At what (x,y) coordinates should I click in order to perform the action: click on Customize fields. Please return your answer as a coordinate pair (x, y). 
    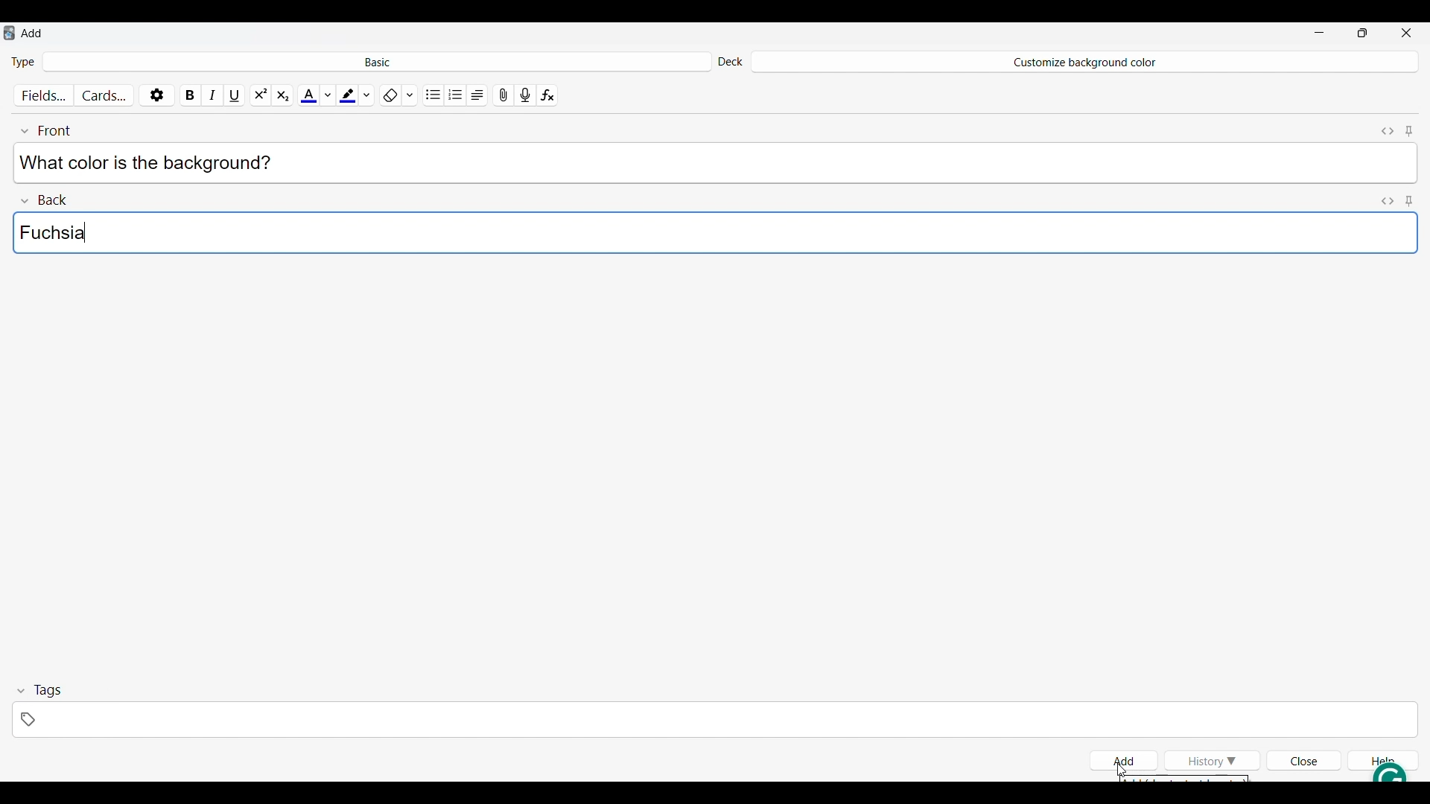
    Looking at the image, I should click on (45, 93).